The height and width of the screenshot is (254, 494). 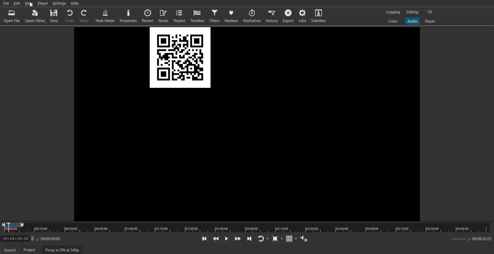 What do you see at coordinates (430, 12) in the screenshot?
I see `Switch to the effect layout` at bounding box center [430, 12].